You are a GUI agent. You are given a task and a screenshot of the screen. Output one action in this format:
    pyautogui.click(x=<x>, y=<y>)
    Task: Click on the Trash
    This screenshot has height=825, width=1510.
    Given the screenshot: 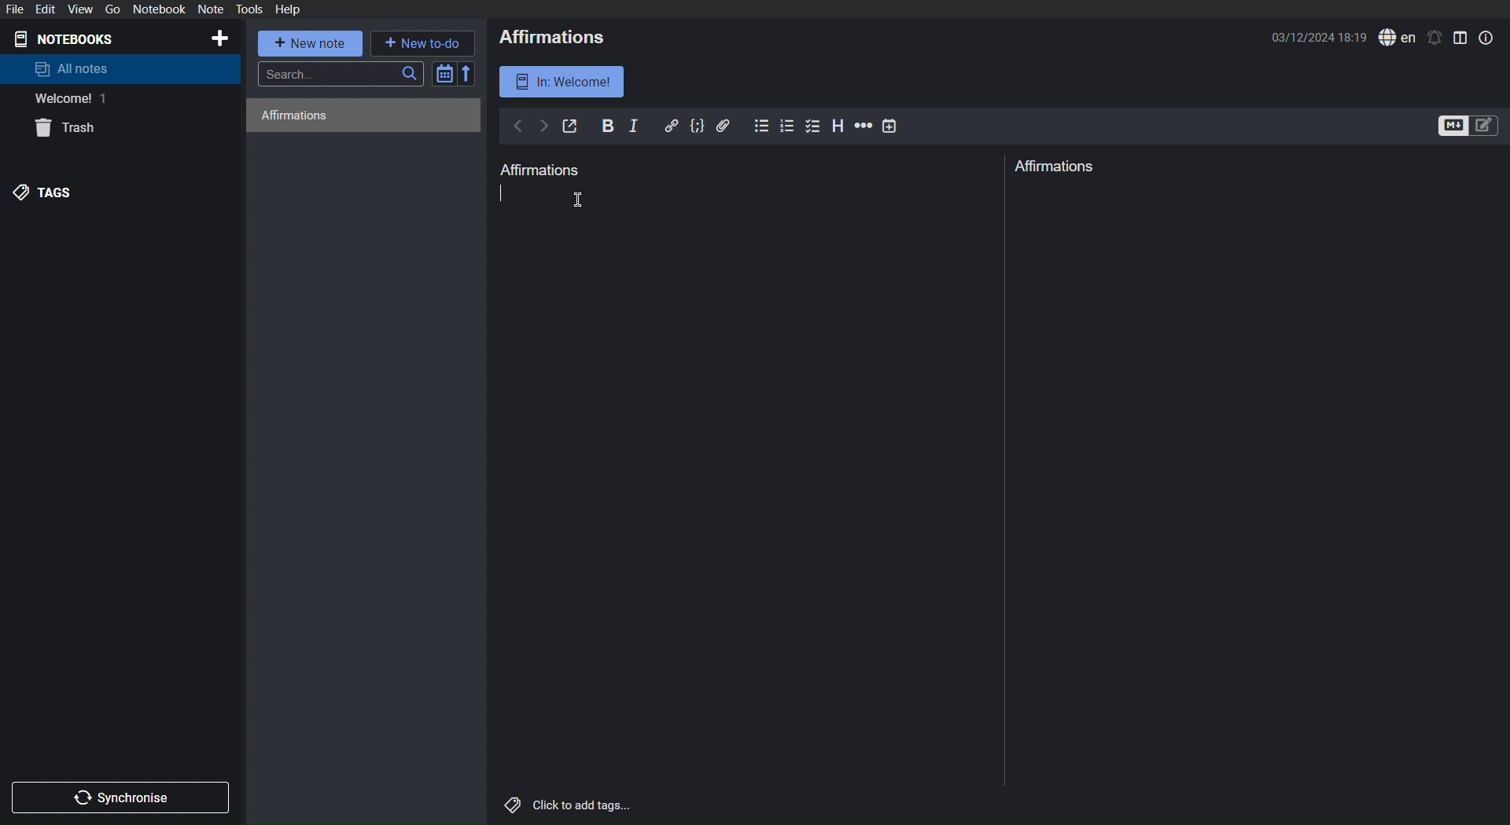 What is the action you would take?
    pyautogui.click(x=69, y=130)
    